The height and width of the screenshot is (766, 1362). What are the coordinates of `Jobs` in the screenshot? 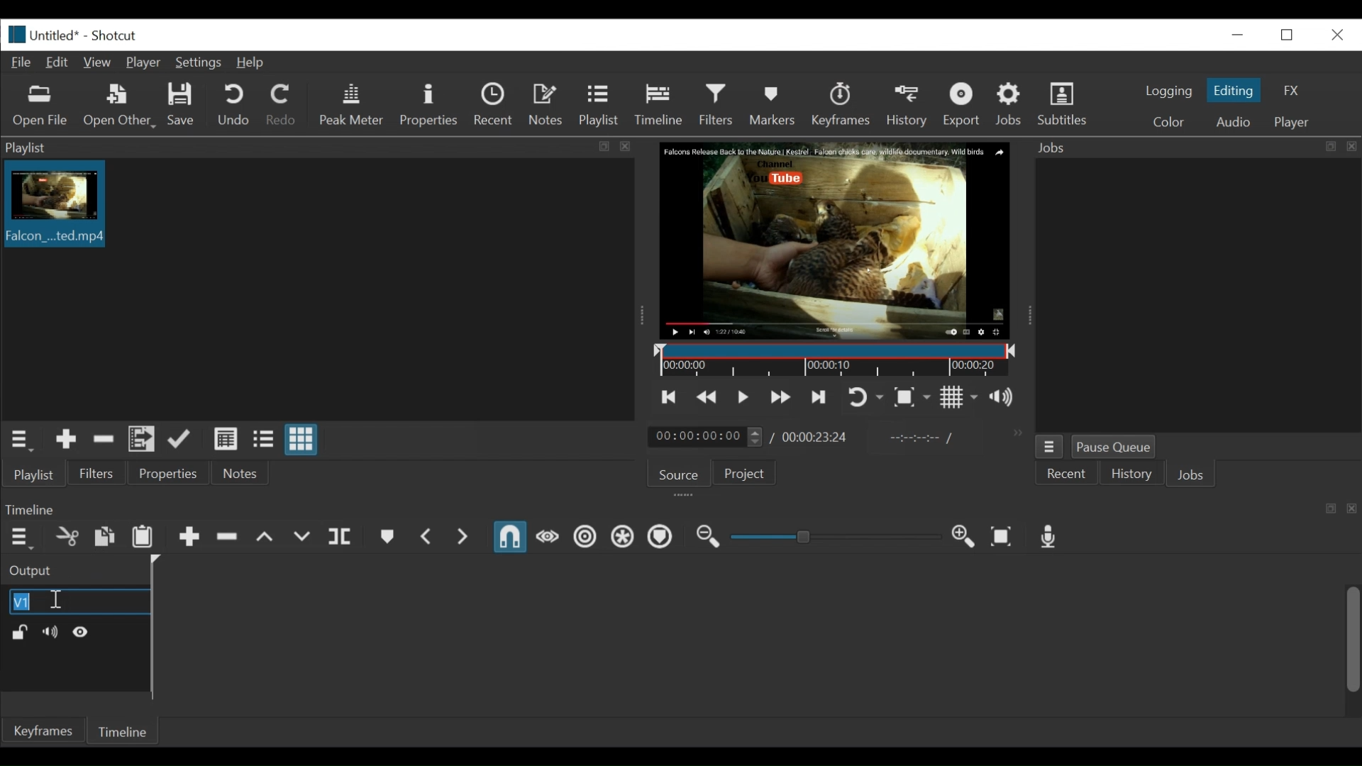 It's located at (1009, 104).